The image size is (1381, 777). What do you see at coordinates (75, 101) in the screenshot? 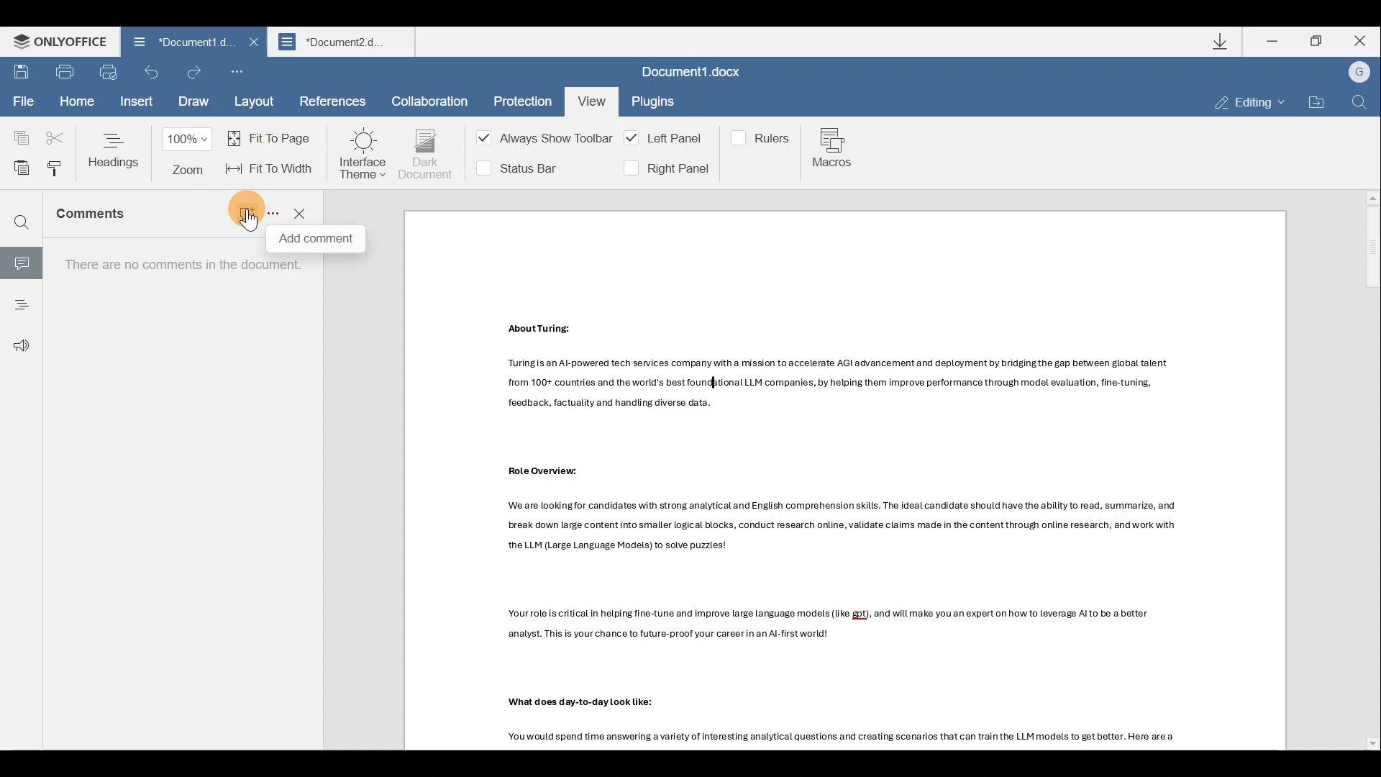
I see `Home` at bounding box center [75, 101].